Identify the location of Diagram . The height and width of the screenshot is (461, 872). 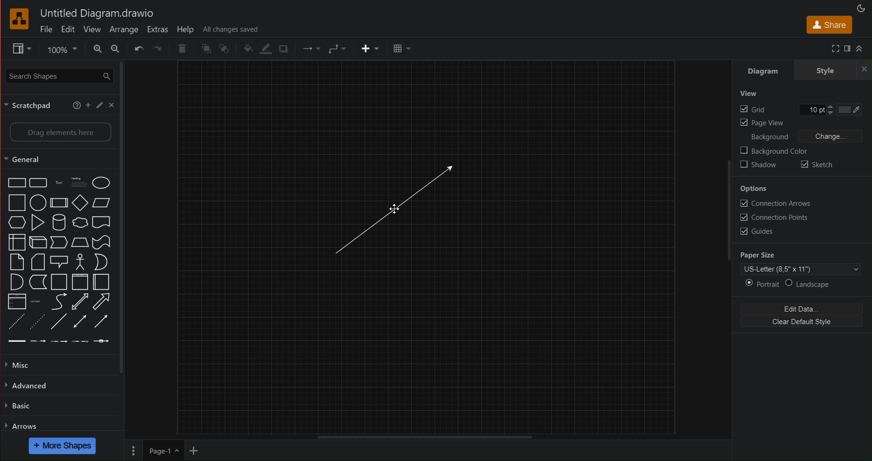
(760, 70).